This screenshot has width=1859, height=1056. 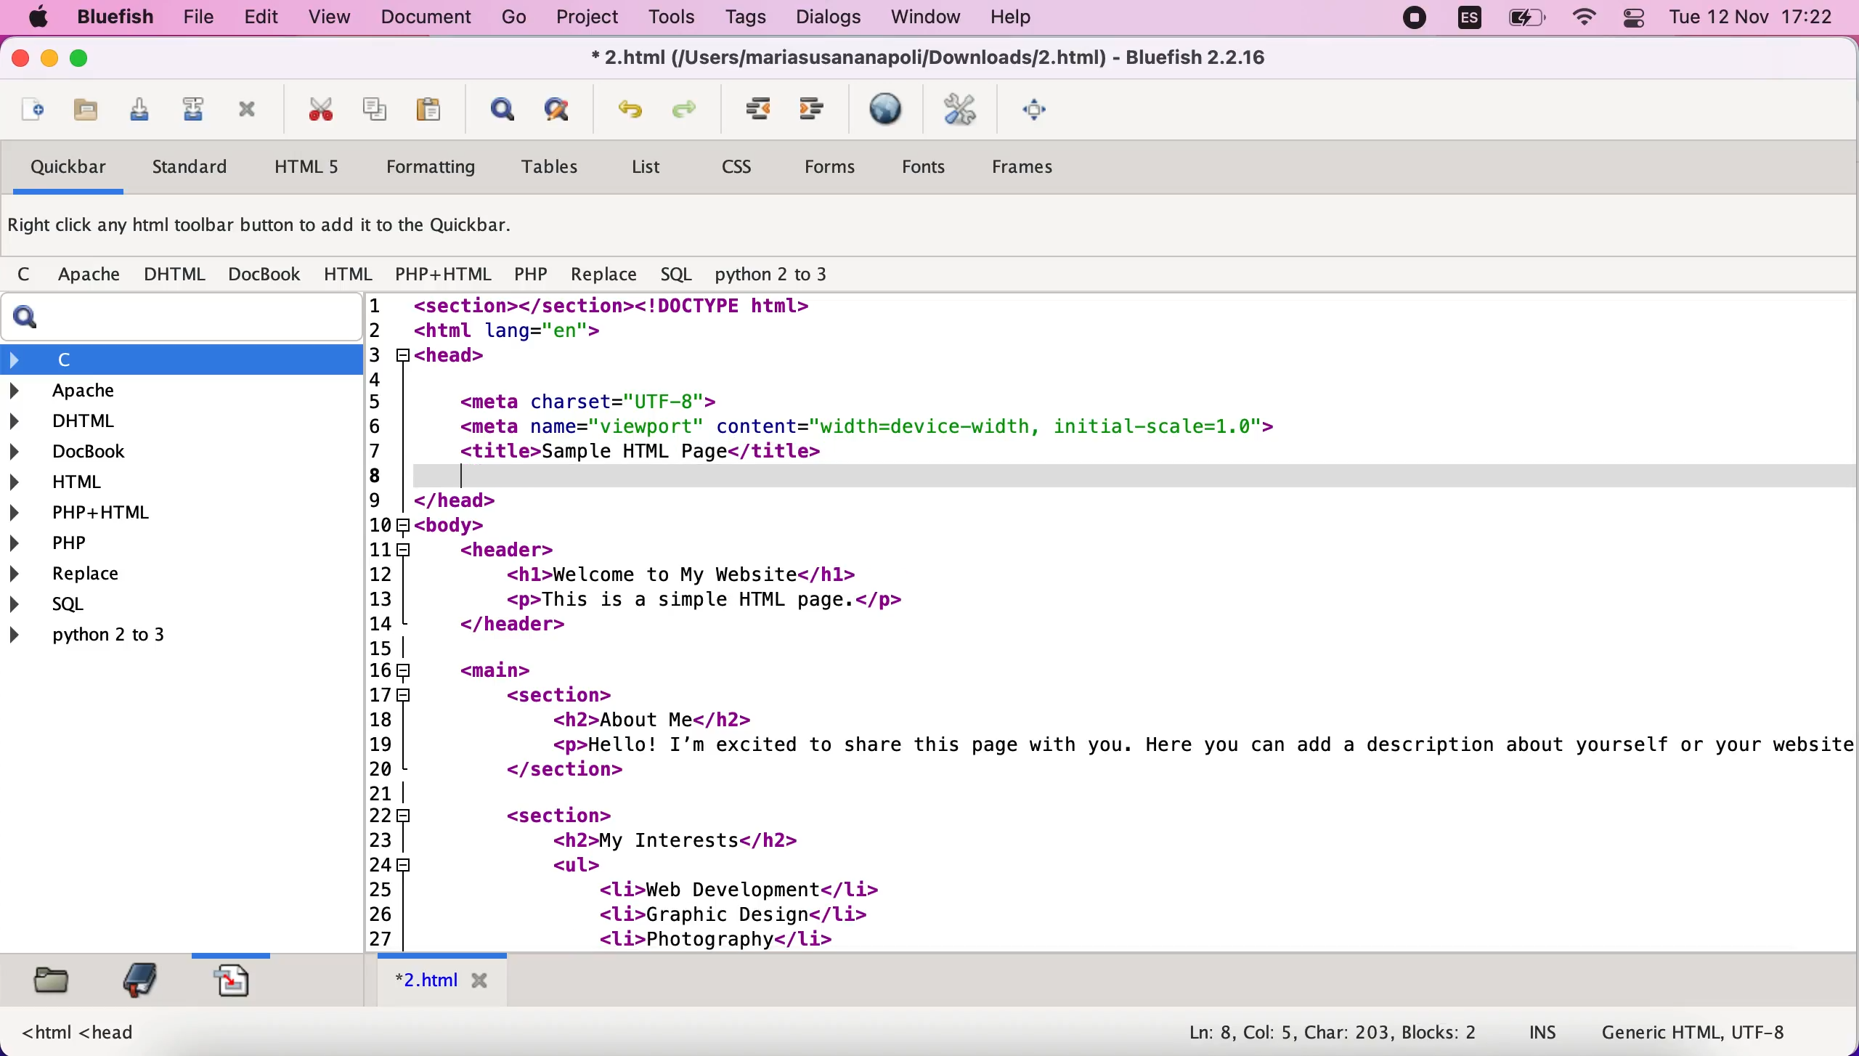 I want to click on control centre, so click(x=1632, y=21).